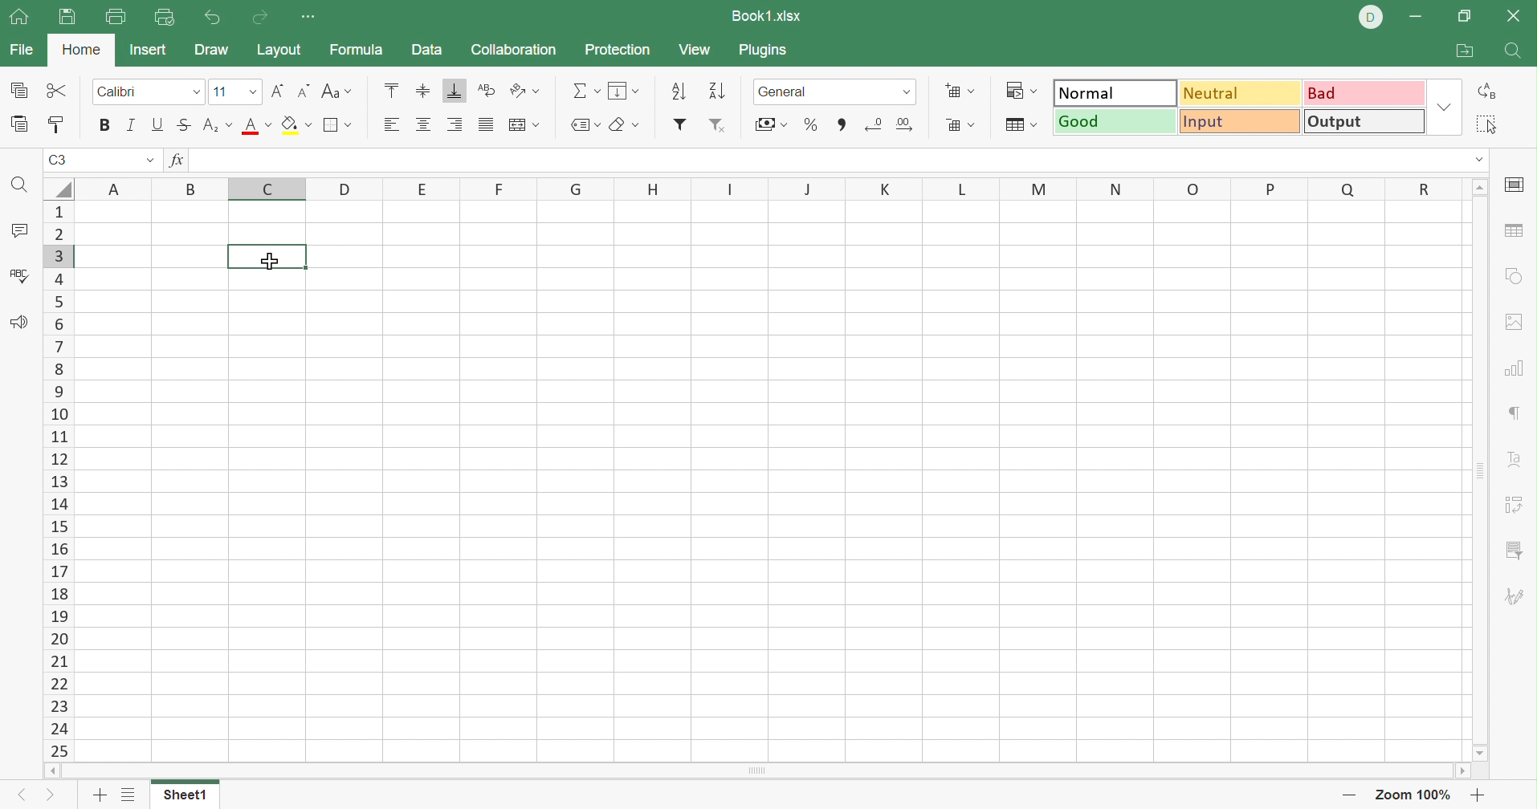  Describe the element at coordinates (489, 124) in the screenshot. I see `Justified` at that location.